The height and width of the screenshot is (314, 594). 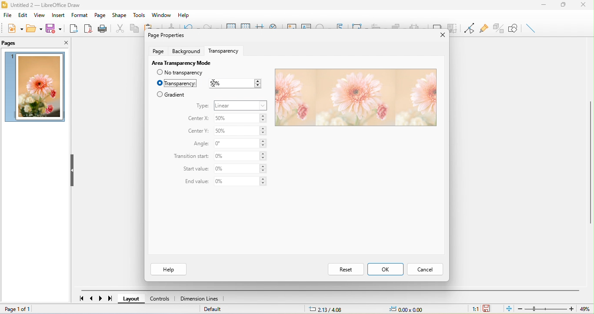 What do you see at coordinates (72, 27) in the screenshot?
I see `export` at bounding box center [72, 27].